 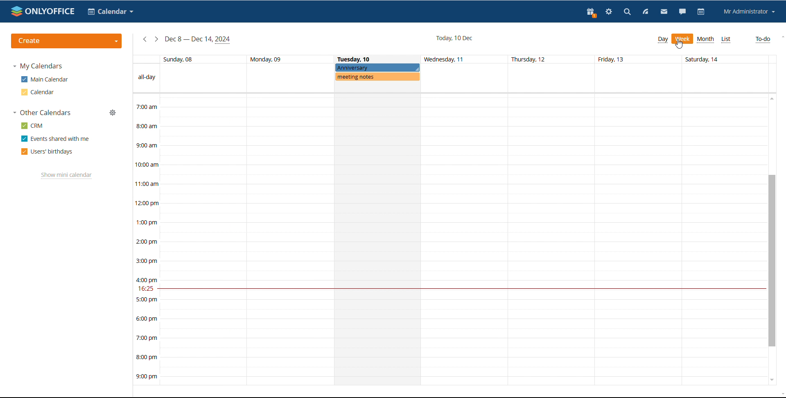 What do you see at coordinates (626, 12) in the screenshot?
I see `search` at bounding box center [626, 12].